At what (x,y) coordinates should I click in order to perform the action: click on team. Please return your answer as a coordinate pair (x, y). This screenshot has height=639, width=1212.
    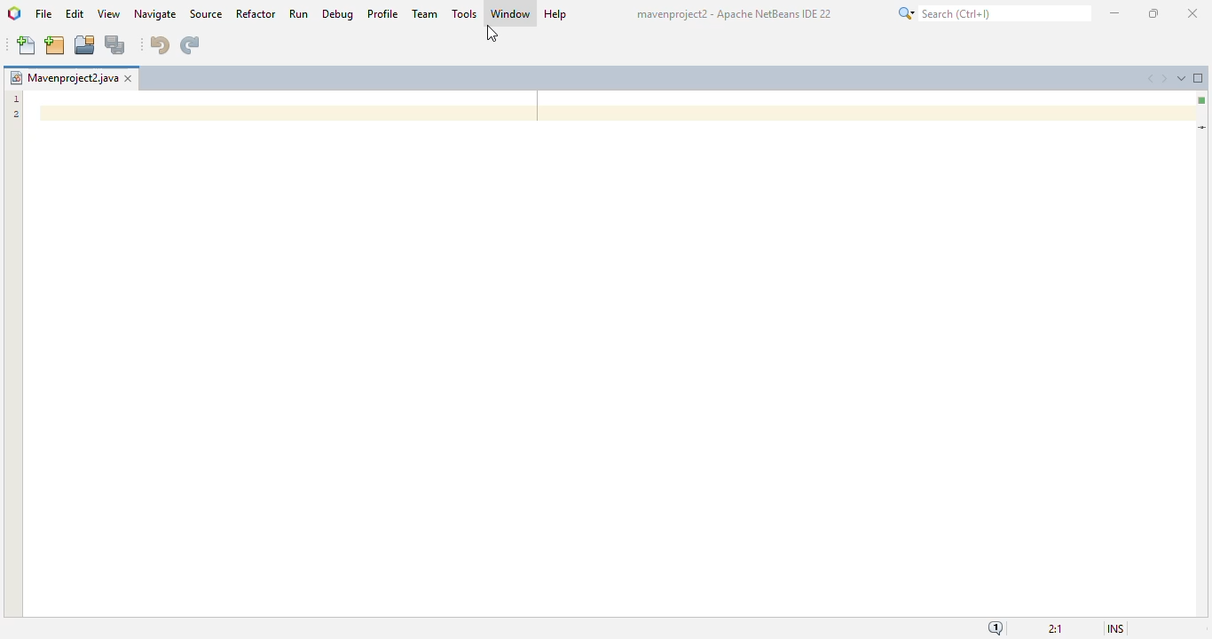
    Looking at the image, I should click on (425, 13).